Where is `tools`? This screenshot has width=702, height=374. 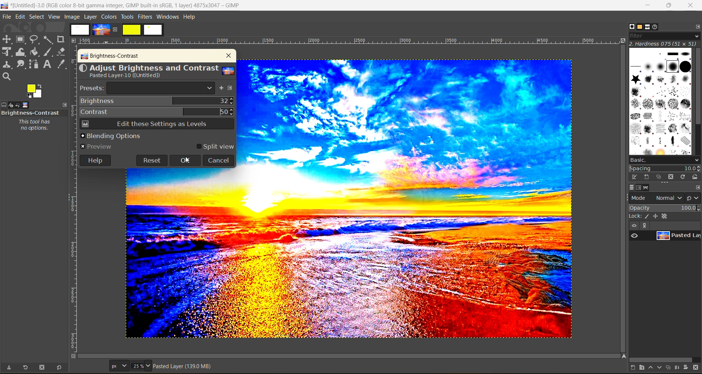 tools is located at coordinates (37, 58).